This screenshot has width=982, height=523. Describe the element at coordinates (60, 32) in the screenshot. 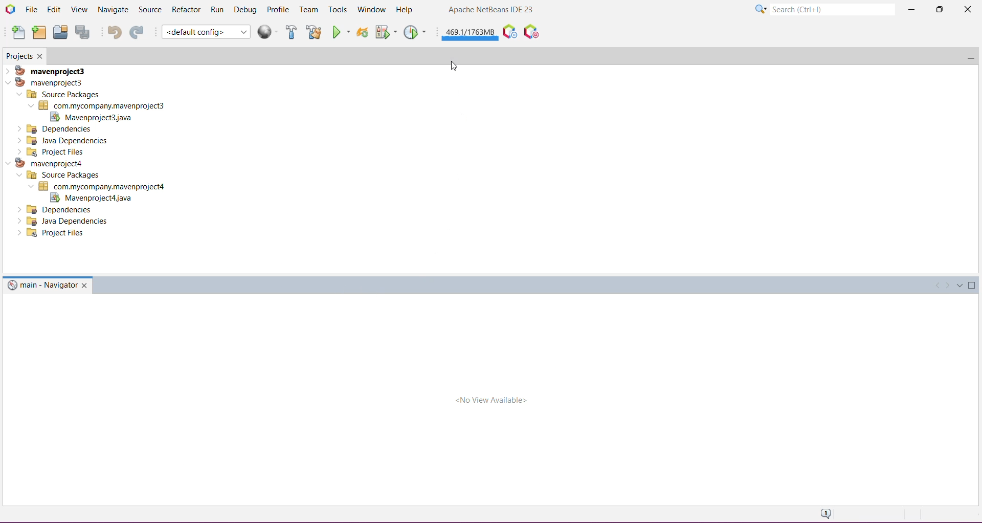

I see `Open Project` at that location.